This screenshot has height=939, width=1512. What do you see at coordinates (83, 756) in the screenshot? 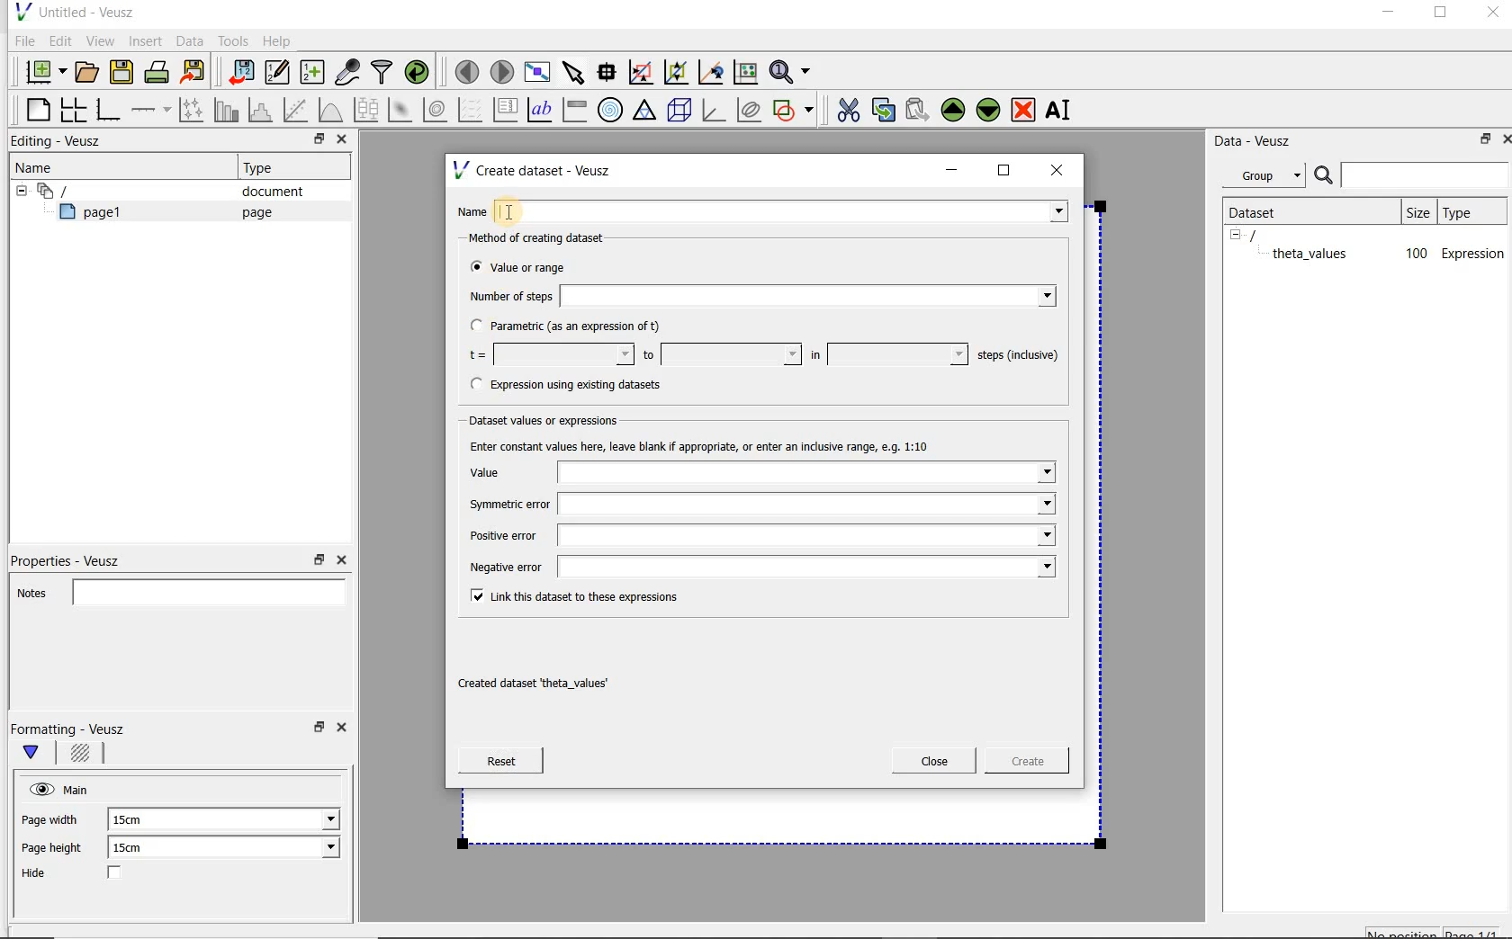
I see `Background` at bounding box center [83, 756].